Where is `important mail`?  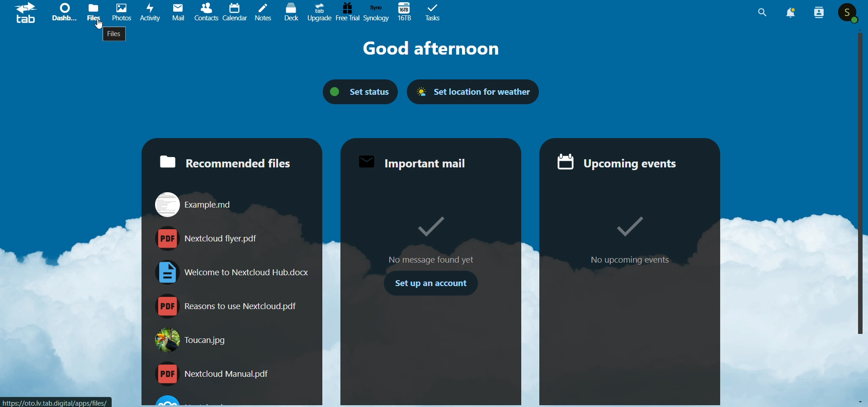 important mail is located at coordinates (420, 158).